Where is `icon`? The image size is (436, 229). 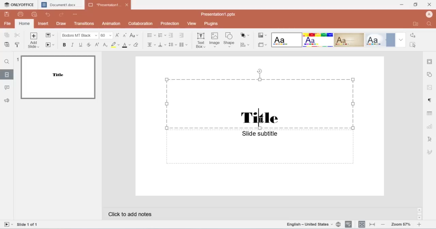
icon is located at coordinates (430, 152).